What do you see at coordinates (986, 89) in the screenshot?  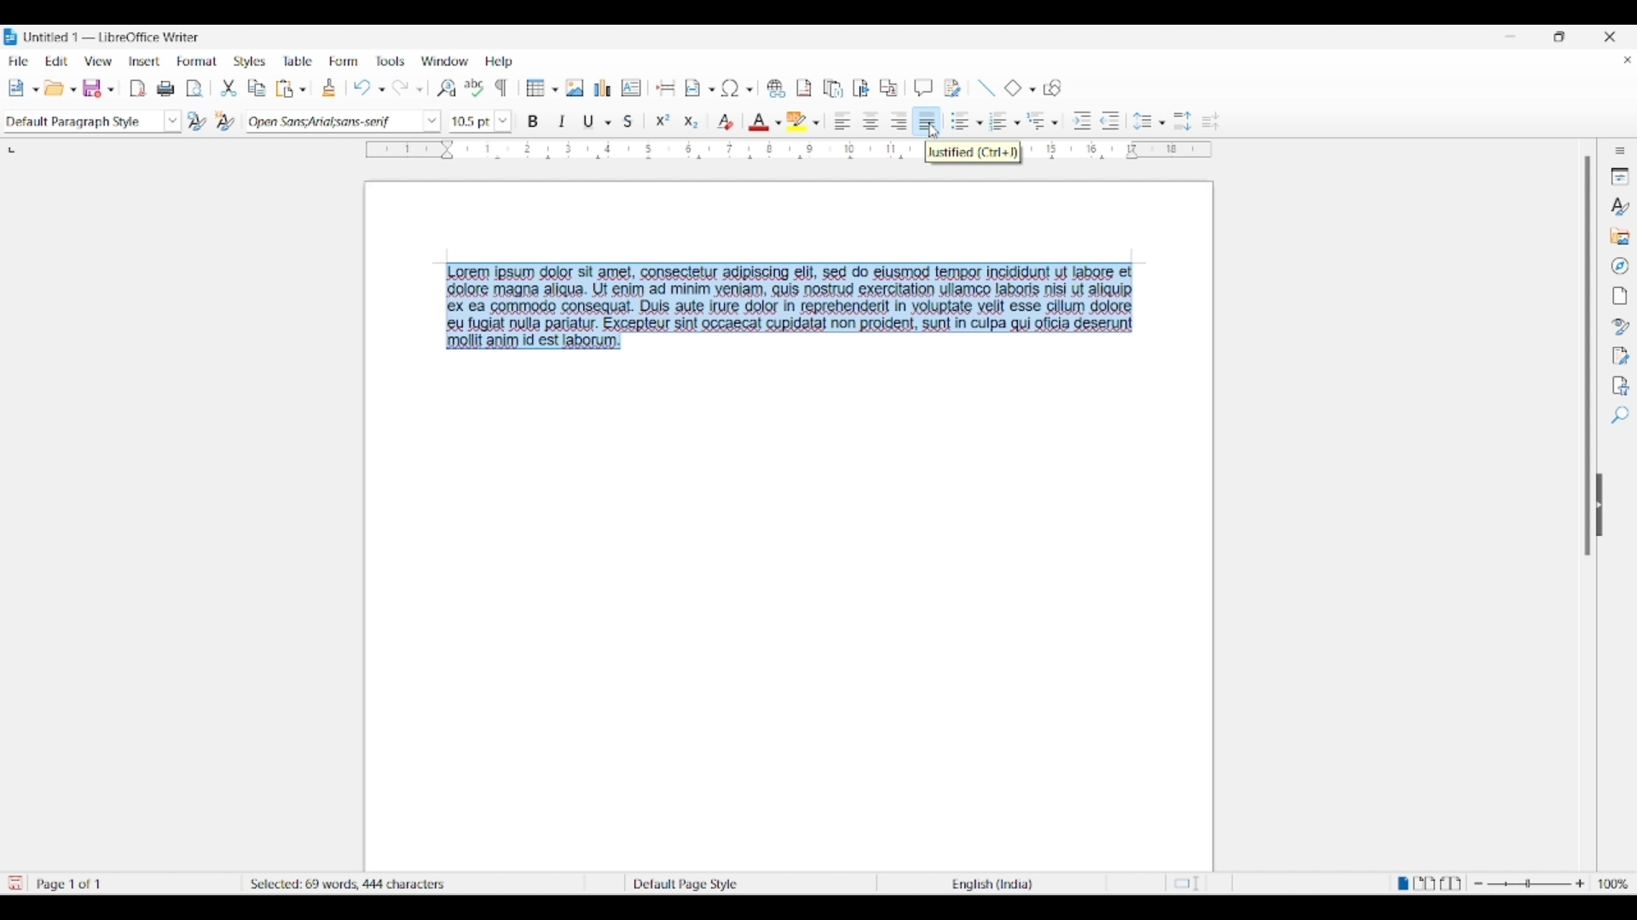 I see `Insert line` at bounding box center [986, 89].